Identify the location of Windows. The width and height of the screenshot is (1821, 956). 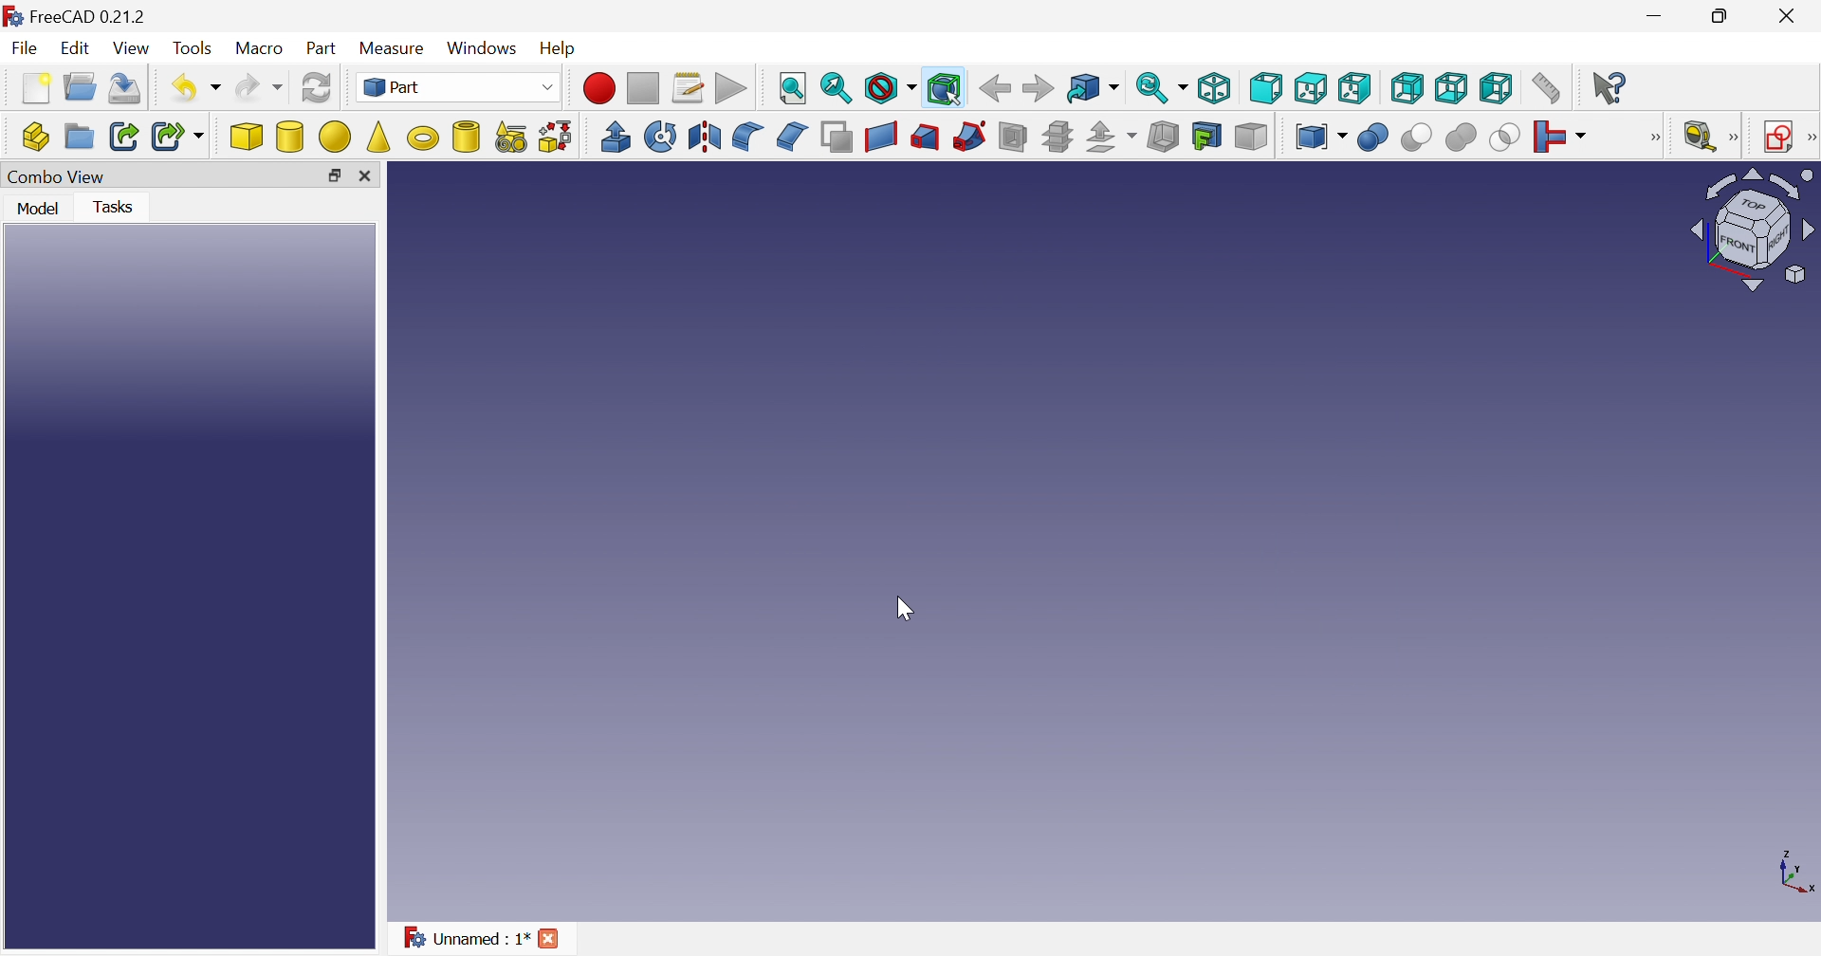
(485, 50).